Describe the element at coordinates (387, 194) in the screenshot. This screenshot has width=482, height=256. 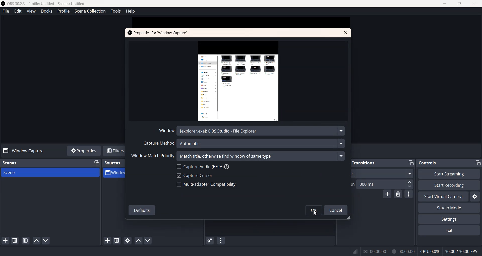
I see `Add configuration transition` at that location.